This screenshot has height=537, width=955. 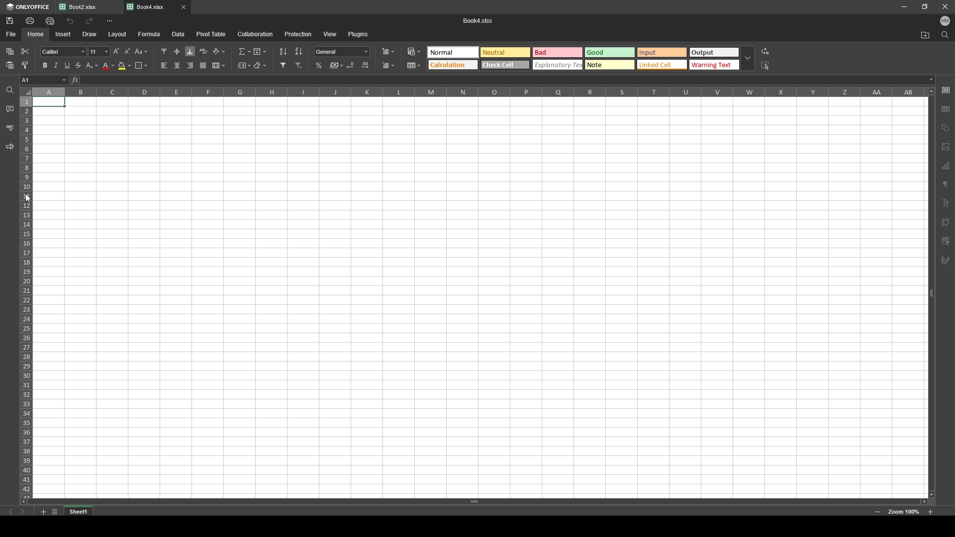 What do you see at coordinates (211, 34) in the screenshot?
I see `pivot table` at bounding box center [211, 34].